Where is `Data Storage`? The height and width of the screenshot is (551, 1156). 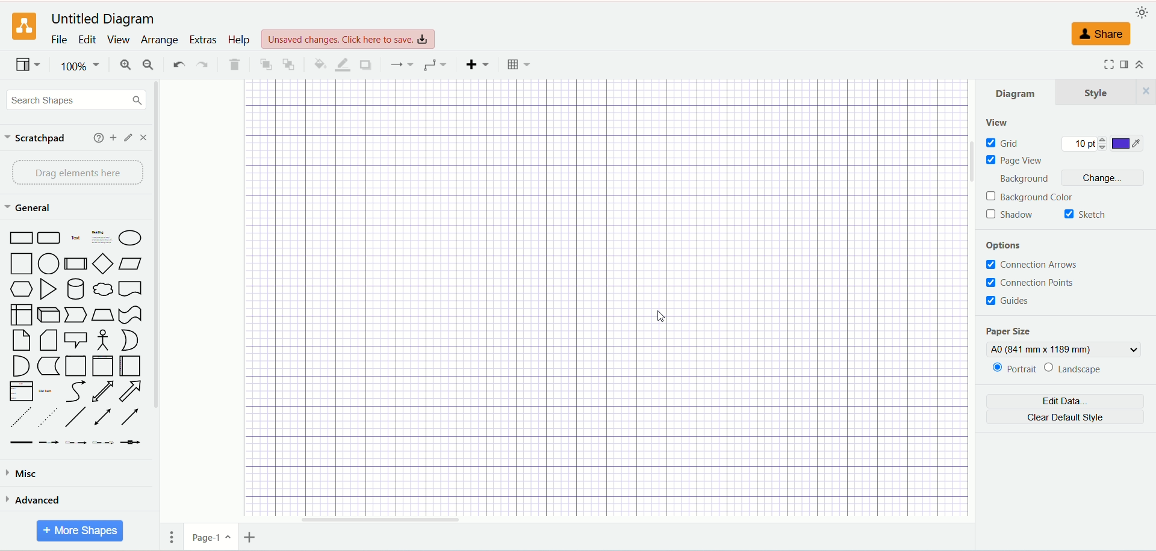
Data Storage is located at coordinates (48, 367).